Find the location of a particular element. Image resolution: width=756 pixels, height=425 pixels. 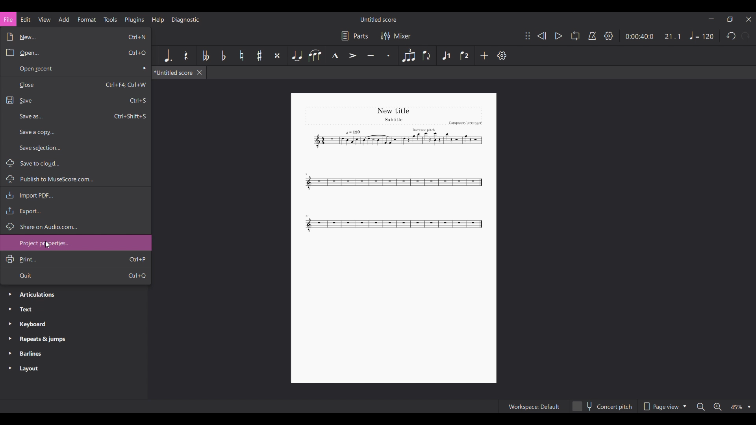

Quit is located at coordinates (76, 275).